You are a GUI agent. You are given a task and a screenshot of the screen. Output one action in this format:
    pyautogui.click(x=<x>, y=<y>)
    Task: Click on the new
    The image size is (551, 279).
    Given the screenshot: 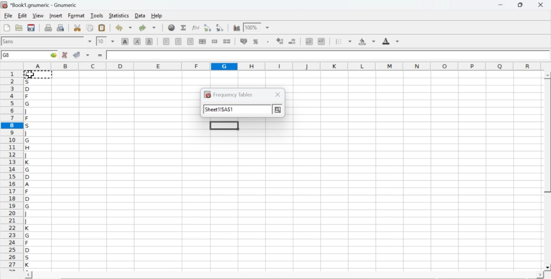 What is the action you would take?
    pyautogui.click(x=6, y=28)
    